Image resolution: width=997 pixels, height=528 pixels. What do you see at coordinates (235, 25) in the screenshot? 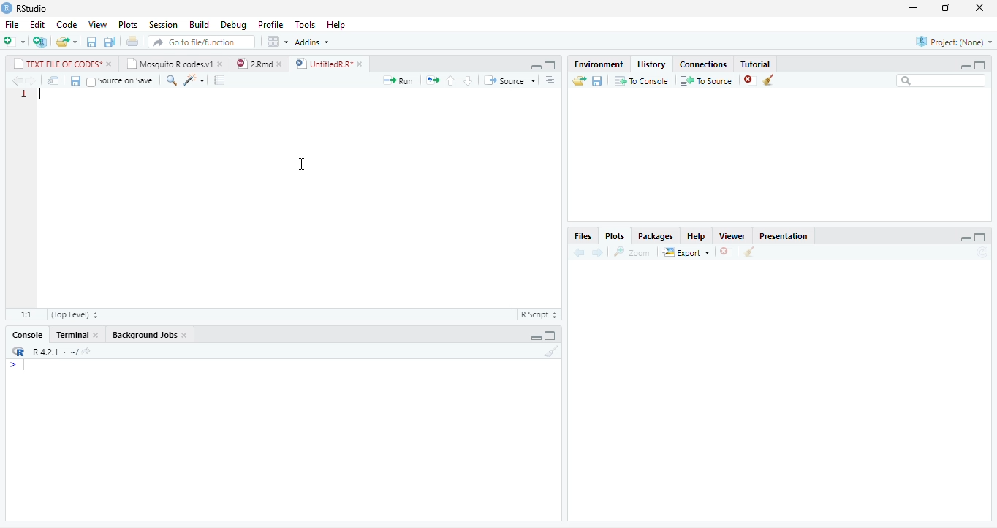
I see `Debug` at bounding box center [235, 25].